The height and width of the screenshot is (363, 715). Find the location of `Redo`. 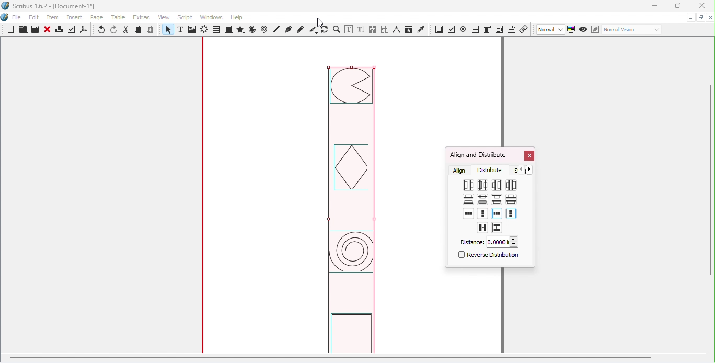

Redo is located at coordinates (115, 30).